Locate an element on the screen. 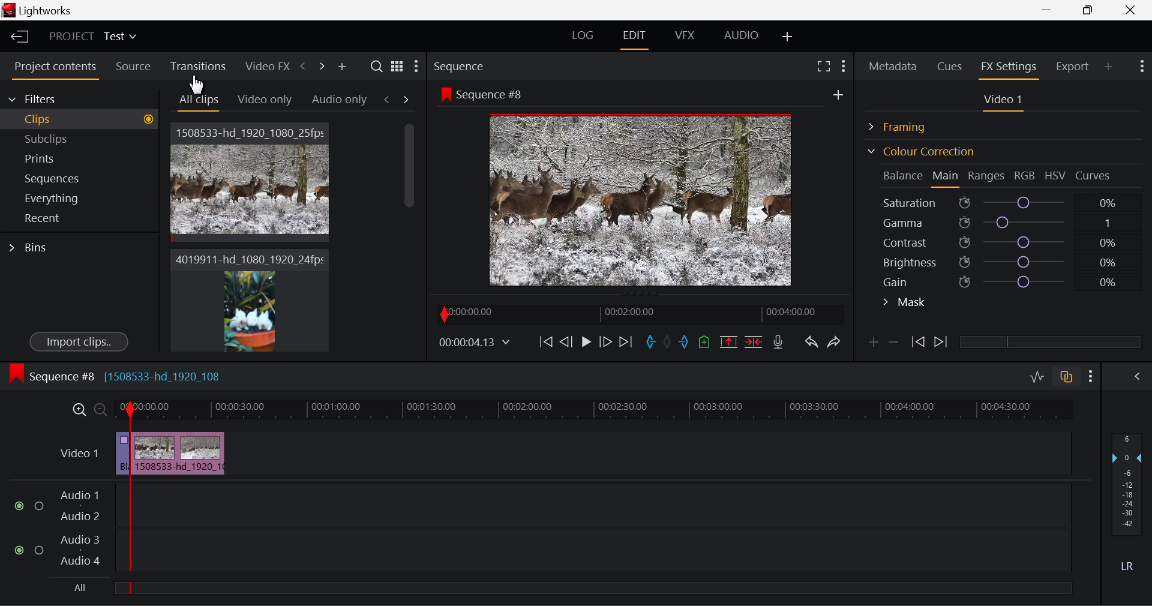 The height and width of the screenshot is (606, 1152). Yesterday Tab is located at coordinates (259, 100).